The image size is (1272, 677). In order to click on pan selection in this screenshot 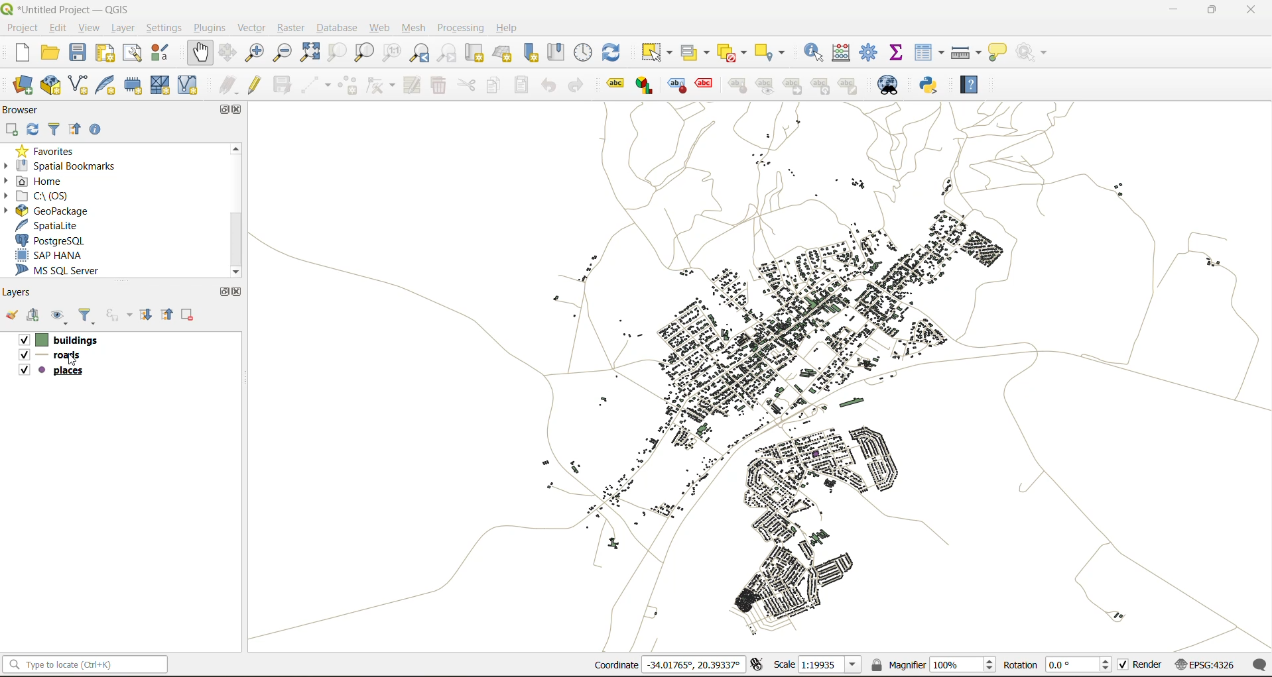, I will do `click(226, 53)`.